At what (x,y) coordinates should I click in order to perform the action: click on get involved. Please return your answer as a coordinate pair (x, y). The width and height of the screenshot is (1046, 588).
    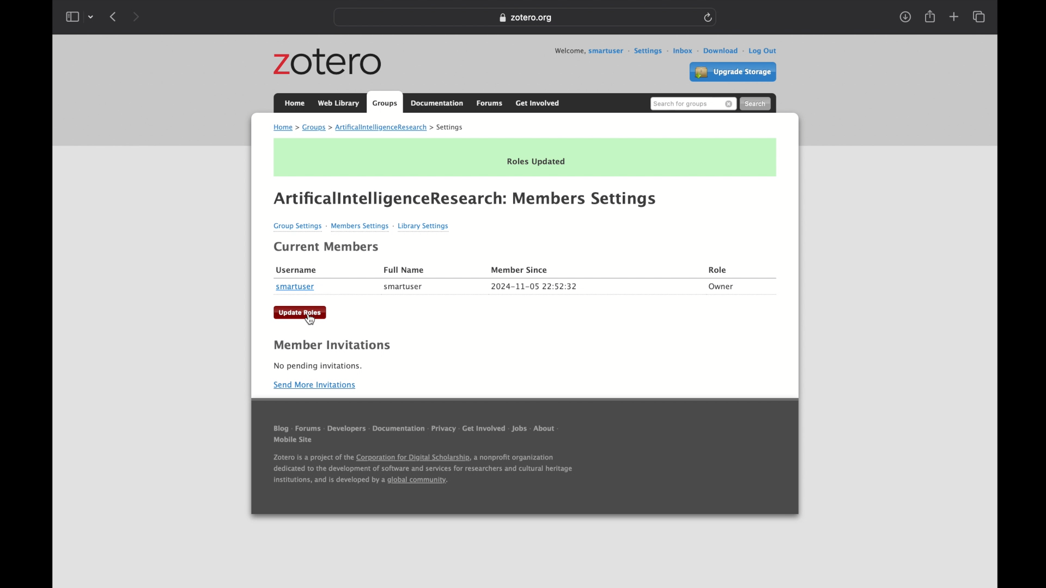
    Looking at the image, I should click on (539, 103).